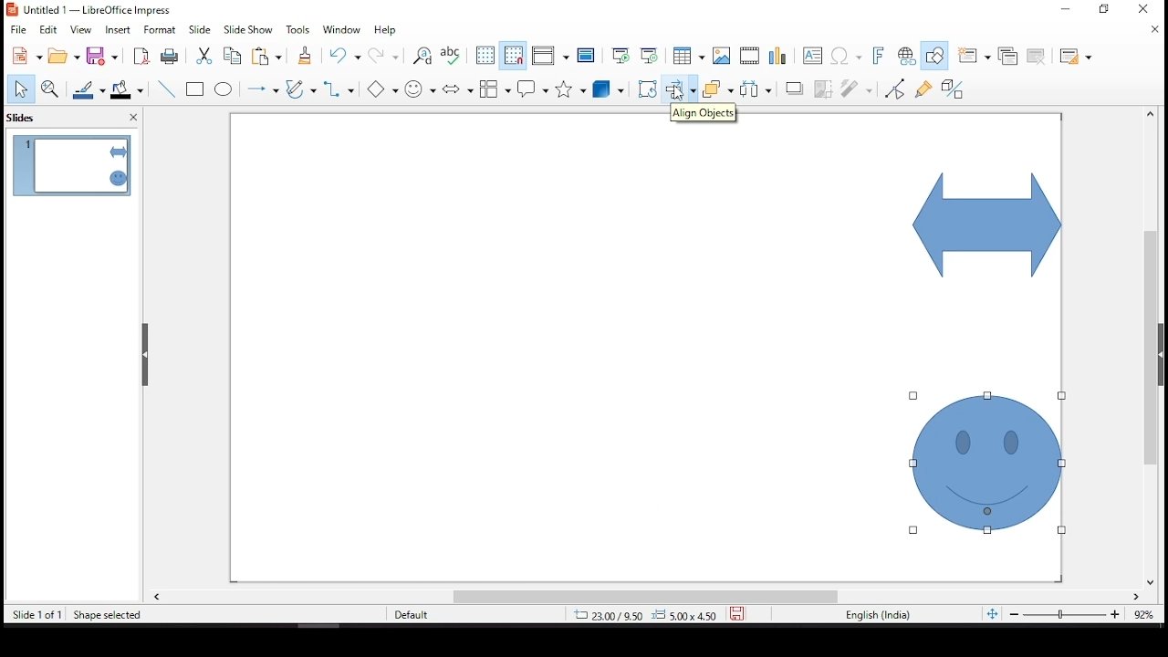 Image resolution: width=1168 pixels, height=657 pixels. Describe the element at coordinates (23, 56) in the screenshot. I see `new` at that location.